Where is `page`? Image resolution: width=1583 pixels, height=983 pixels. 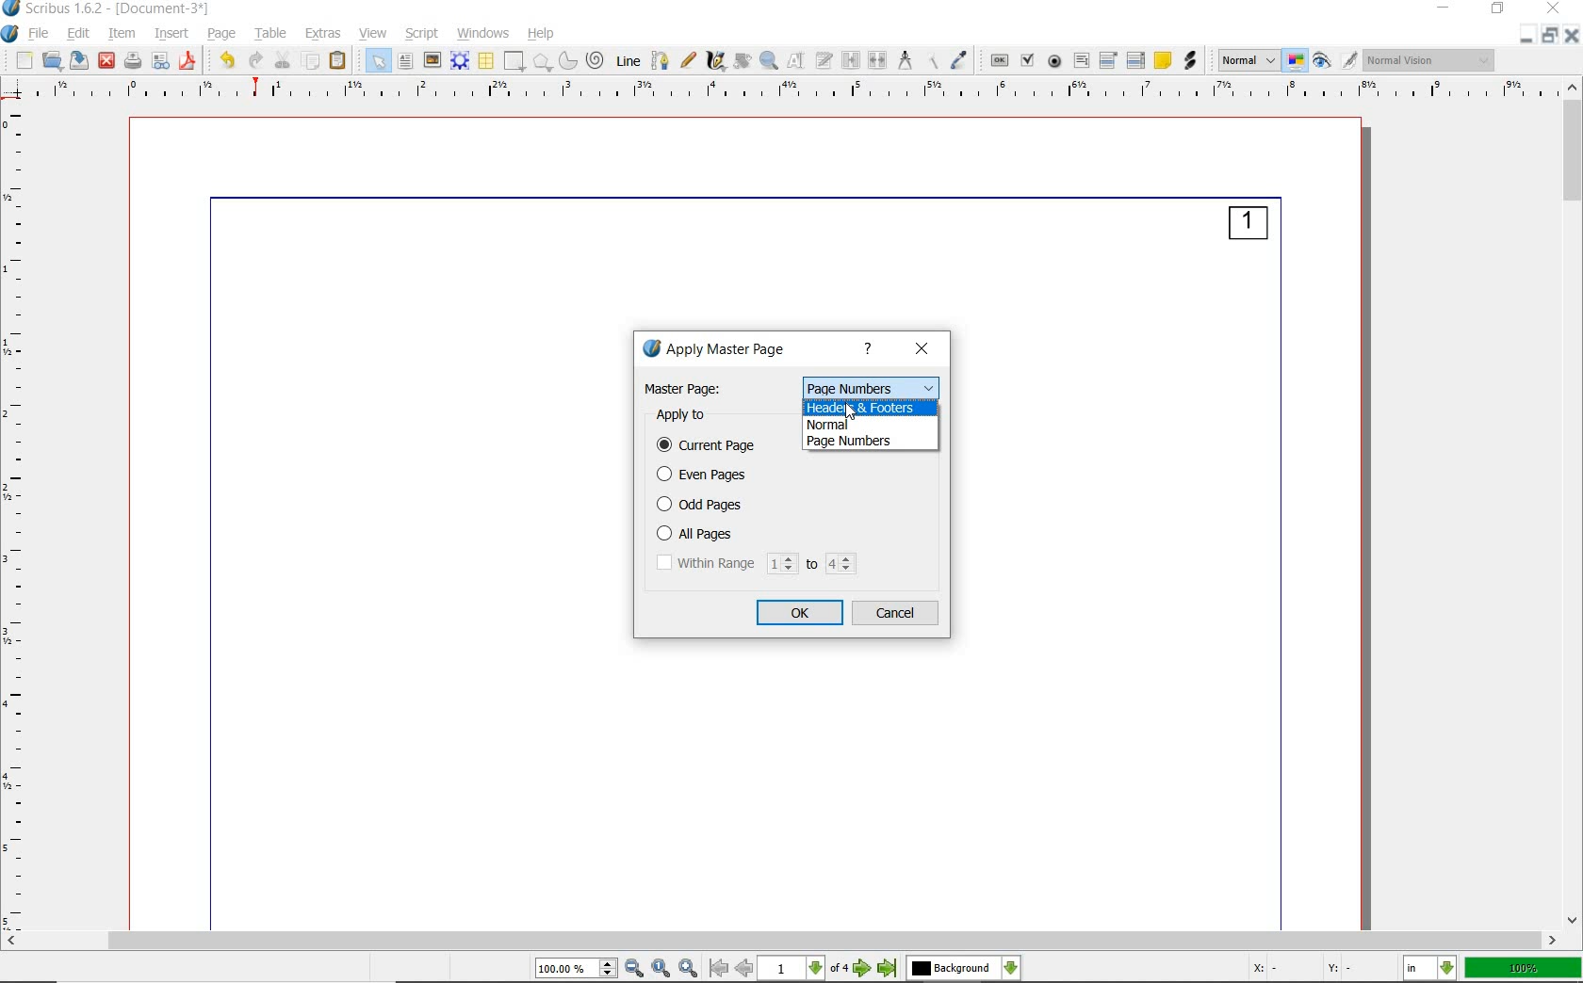
page is located at coordinates (220, 33).